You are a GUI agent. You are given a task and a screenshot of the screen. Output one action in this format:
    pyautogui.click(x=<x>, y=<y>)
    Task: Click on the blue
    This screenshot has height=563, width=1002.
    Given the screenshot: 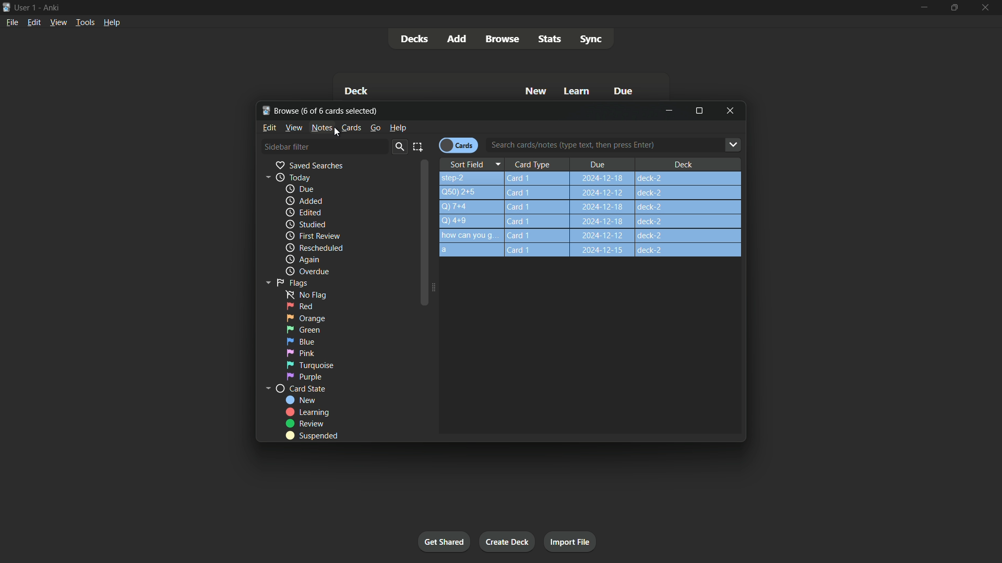 What is the action you would take?
    pyautogui.click(x=300, y=341)
    